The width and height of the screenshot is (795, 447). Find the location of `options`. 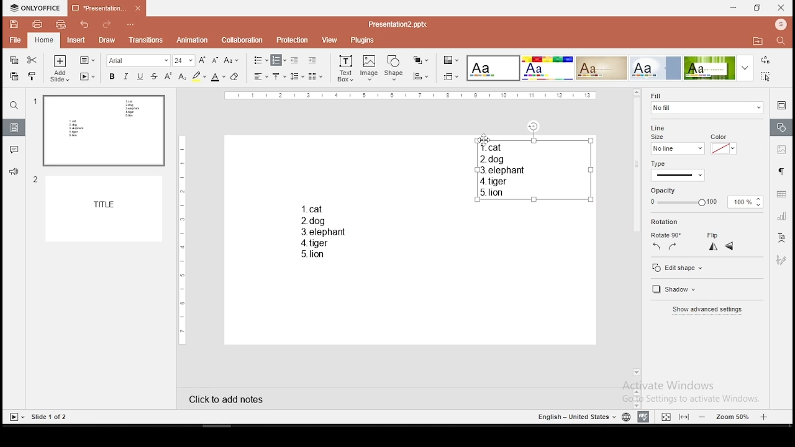

options is located at coordinates (131, 25).